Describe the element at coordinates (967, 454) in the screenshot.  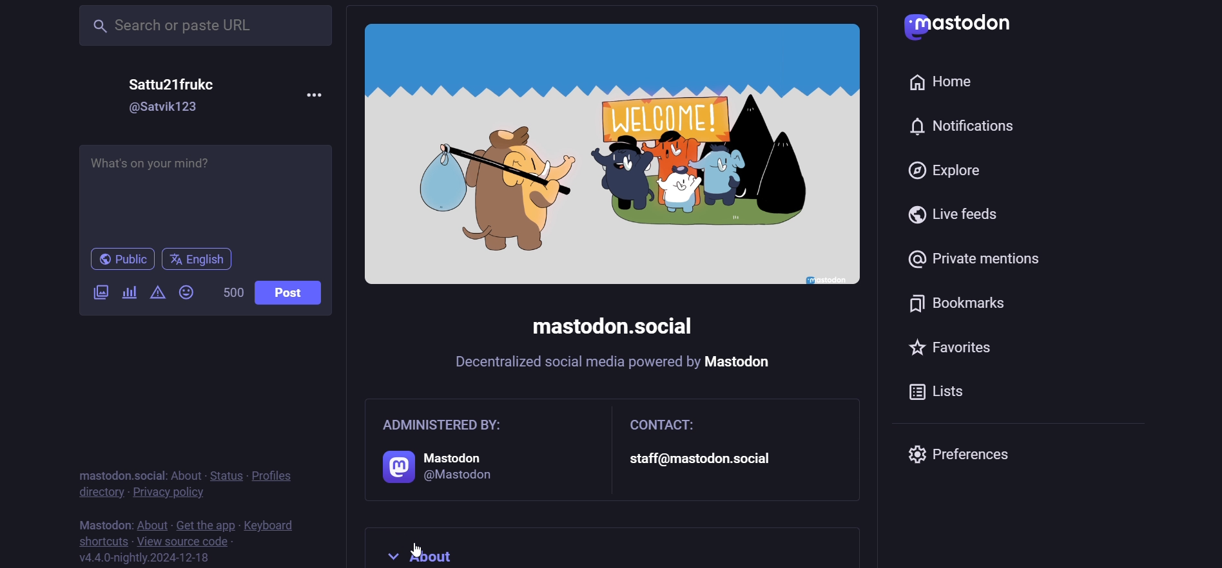
I see `preferences` at that location.